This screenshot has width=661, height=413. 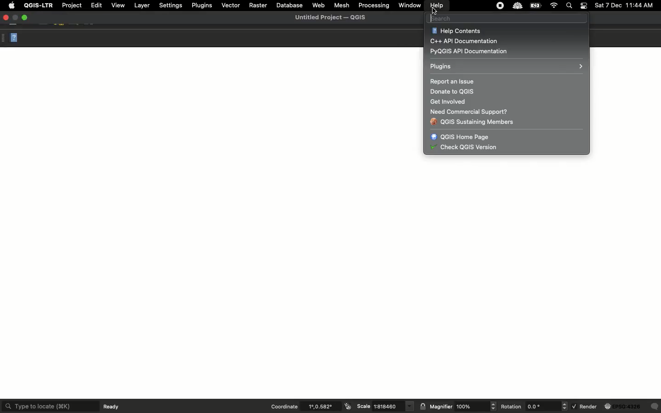 What do you see at coordinates (448, 102) in the screenshot?
I see `Get involved` at bounding box center [448, 102].